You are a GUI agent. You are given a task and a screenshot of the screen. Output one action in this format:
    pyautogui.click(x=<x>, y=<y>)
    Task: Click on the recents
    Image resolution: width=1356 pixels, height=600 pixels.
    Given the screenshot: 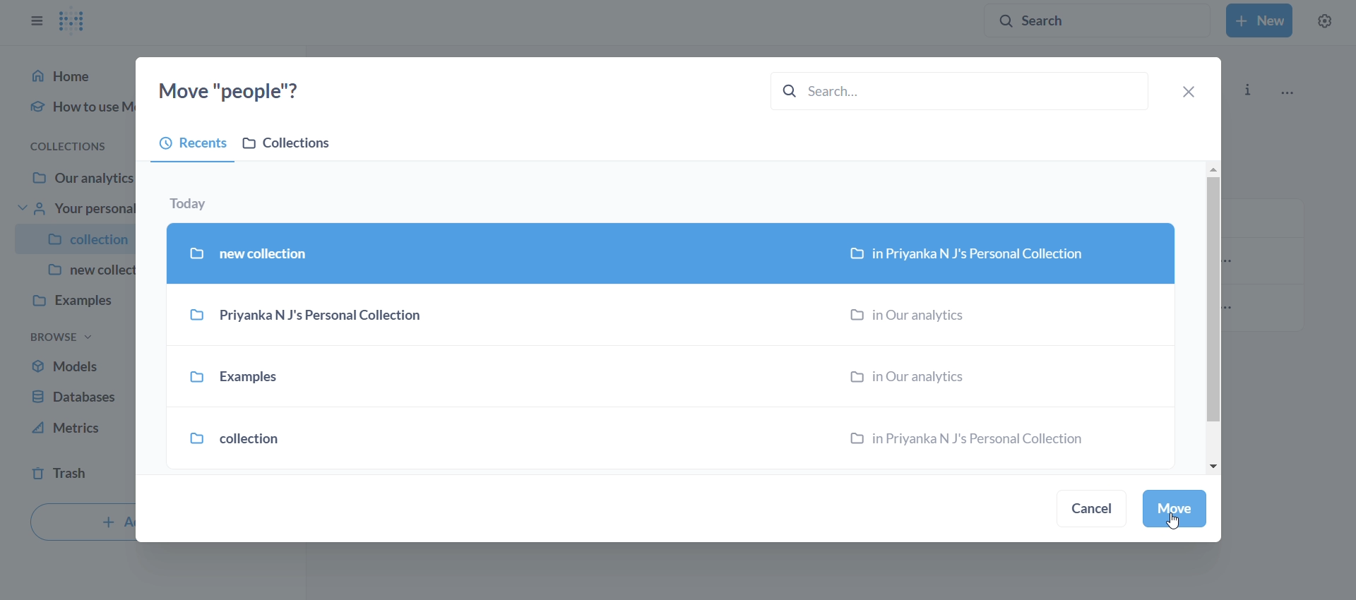 What is the action you would take?
    pyautogui.click(x=185, y=146)
    